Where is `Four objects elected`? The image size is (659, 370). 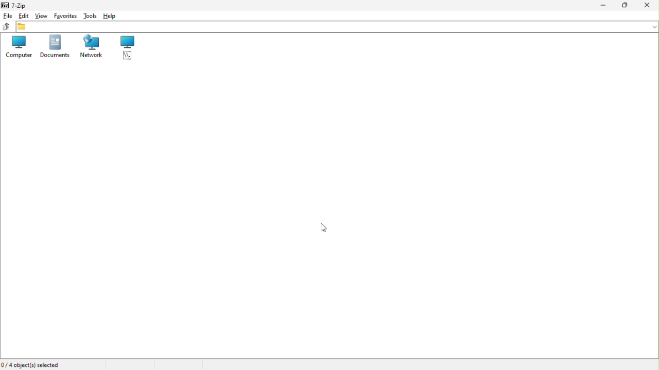 Four objects elected is located at coordinates (32, 364).